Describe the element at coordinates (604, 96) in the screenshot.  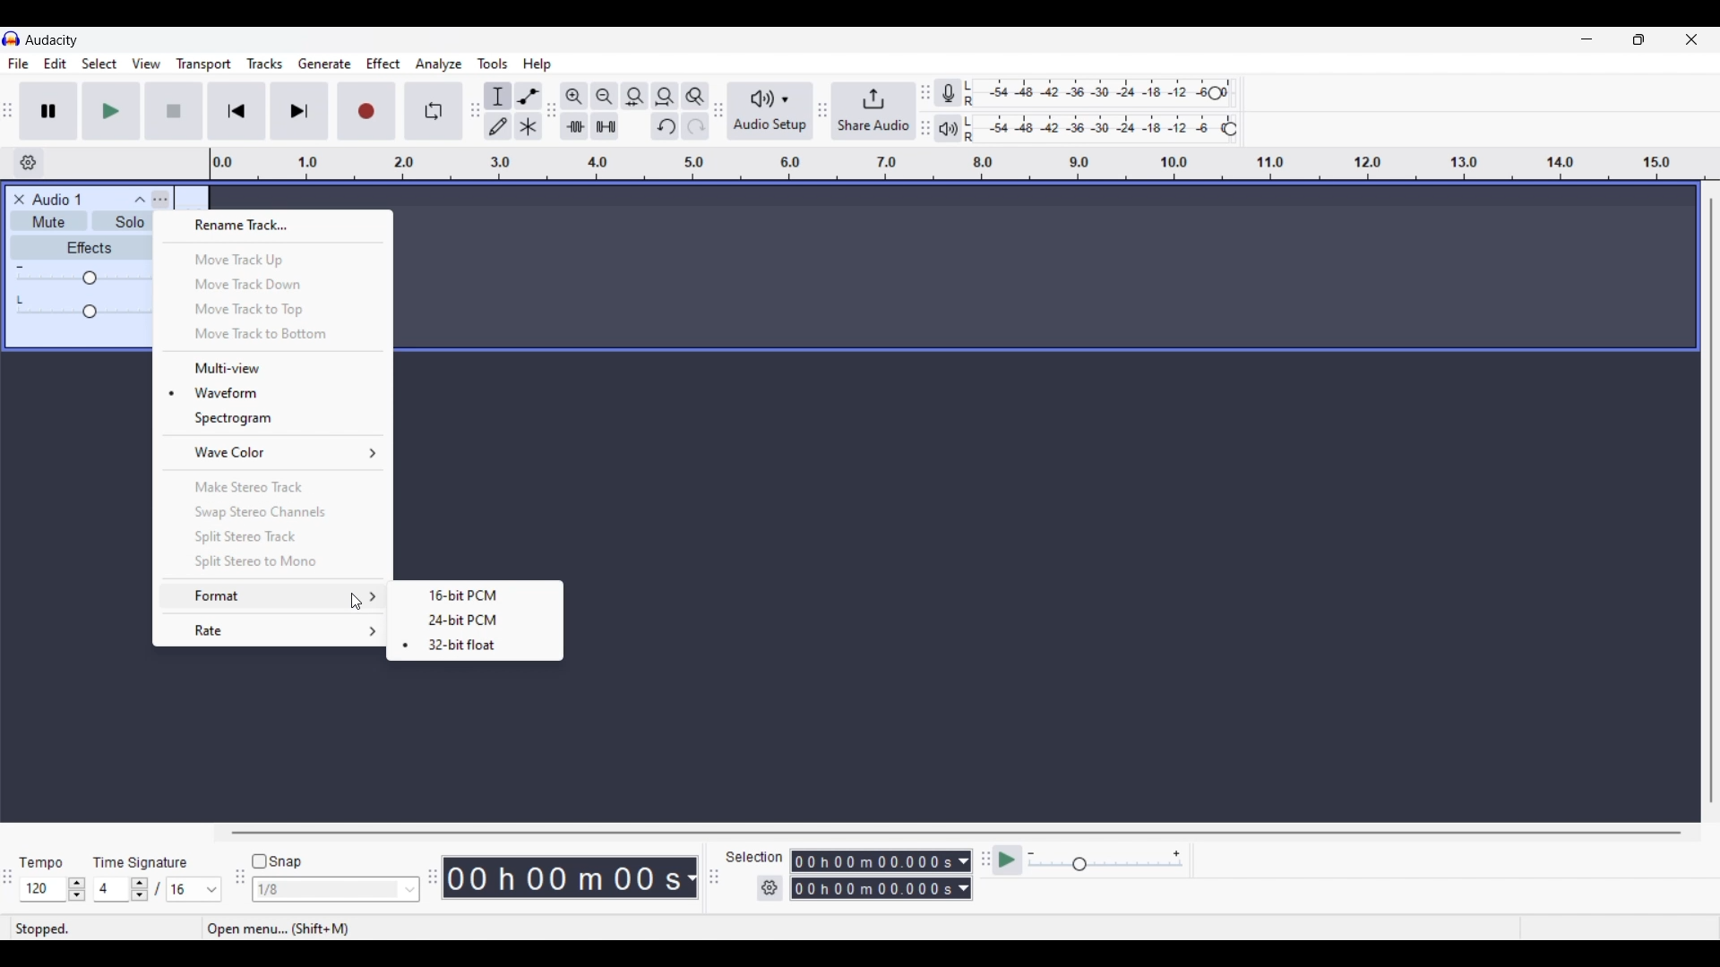
I see `Zoom out` at that location.